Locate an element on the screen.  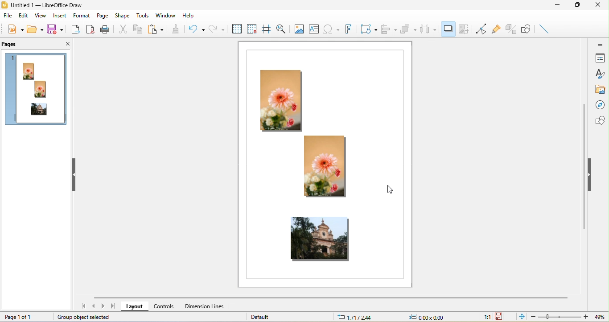
previous page is located at coordinates (95, 307).